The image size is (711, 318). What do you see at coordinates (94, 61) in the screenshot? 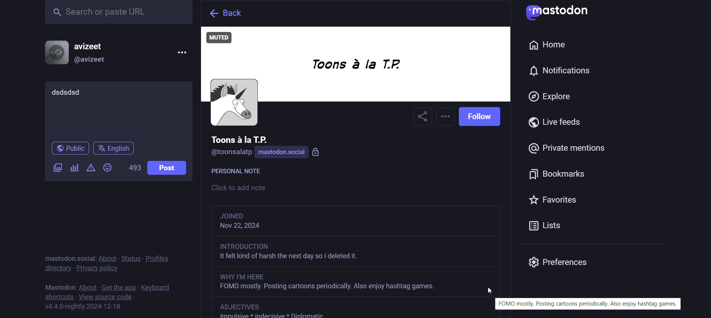
I see `@username` at bounding box center [94, 61].